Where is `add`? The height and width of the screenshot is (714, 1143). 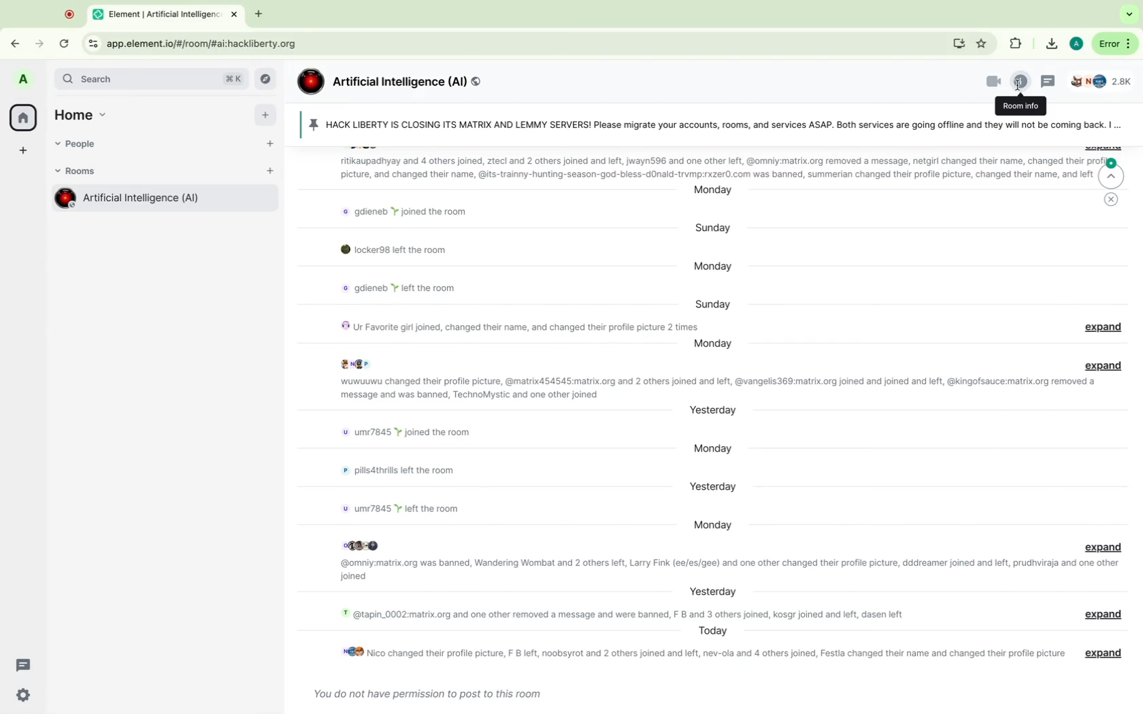 add is located at coordinates (265, 118).